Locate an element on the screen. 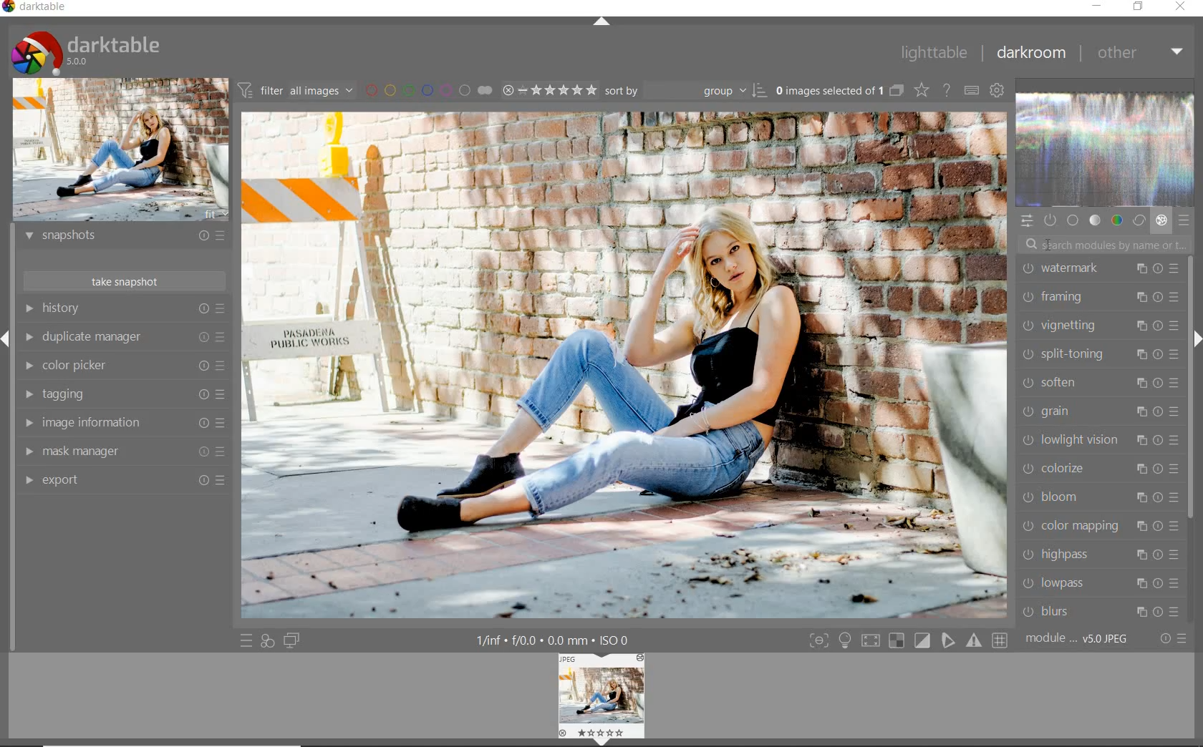 Image resolution: width=1203 pixels, height=747 pixels. image preview is located at coordinates (120, 150).